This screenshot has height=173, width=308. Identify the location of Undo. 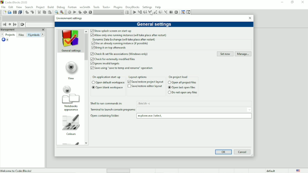
(26, 12).